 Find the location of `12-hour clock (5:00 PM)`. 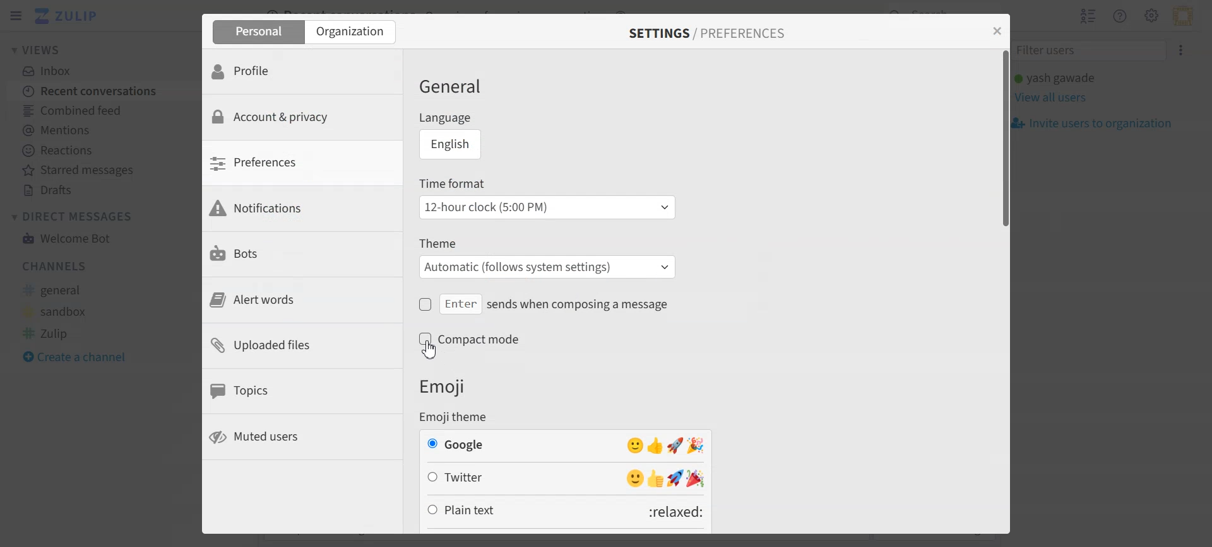

12-hour clock (5:00 PM) is located at coordinates (547, 207).